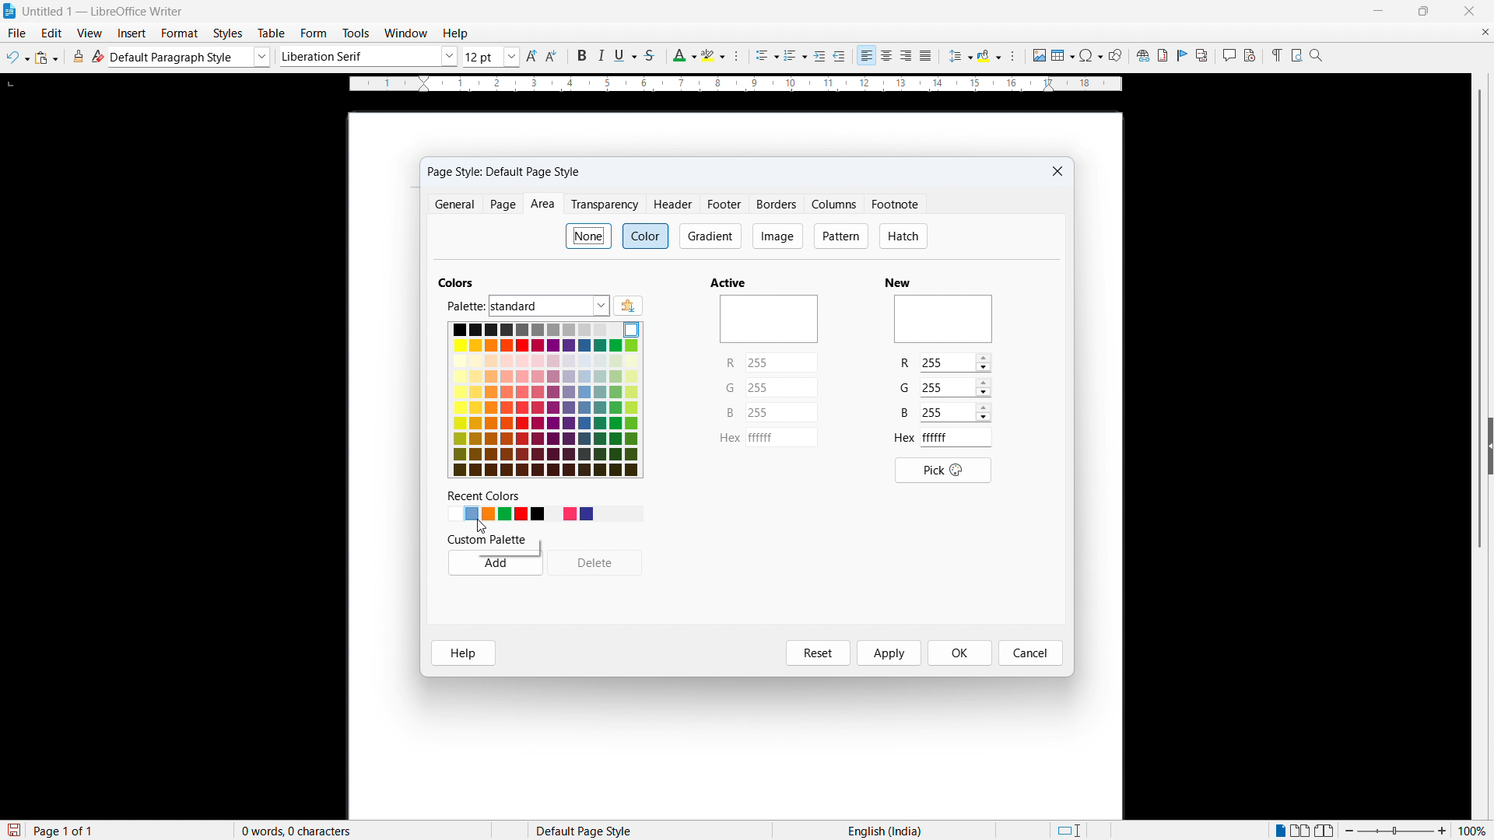 The height and width of the screenshot is (840, 1494). I want to click on B, so click(730, 413).